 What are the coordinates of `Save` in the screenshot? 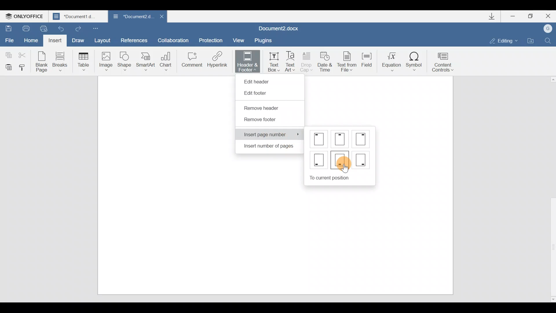 It's located at (8, 28).